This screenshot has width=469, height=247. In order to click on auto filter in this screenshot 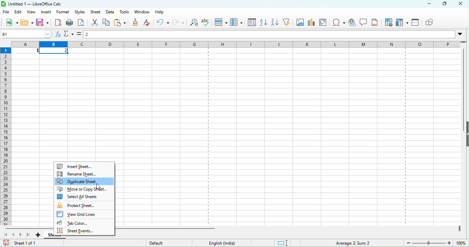, I will do `click(289, 23)`.